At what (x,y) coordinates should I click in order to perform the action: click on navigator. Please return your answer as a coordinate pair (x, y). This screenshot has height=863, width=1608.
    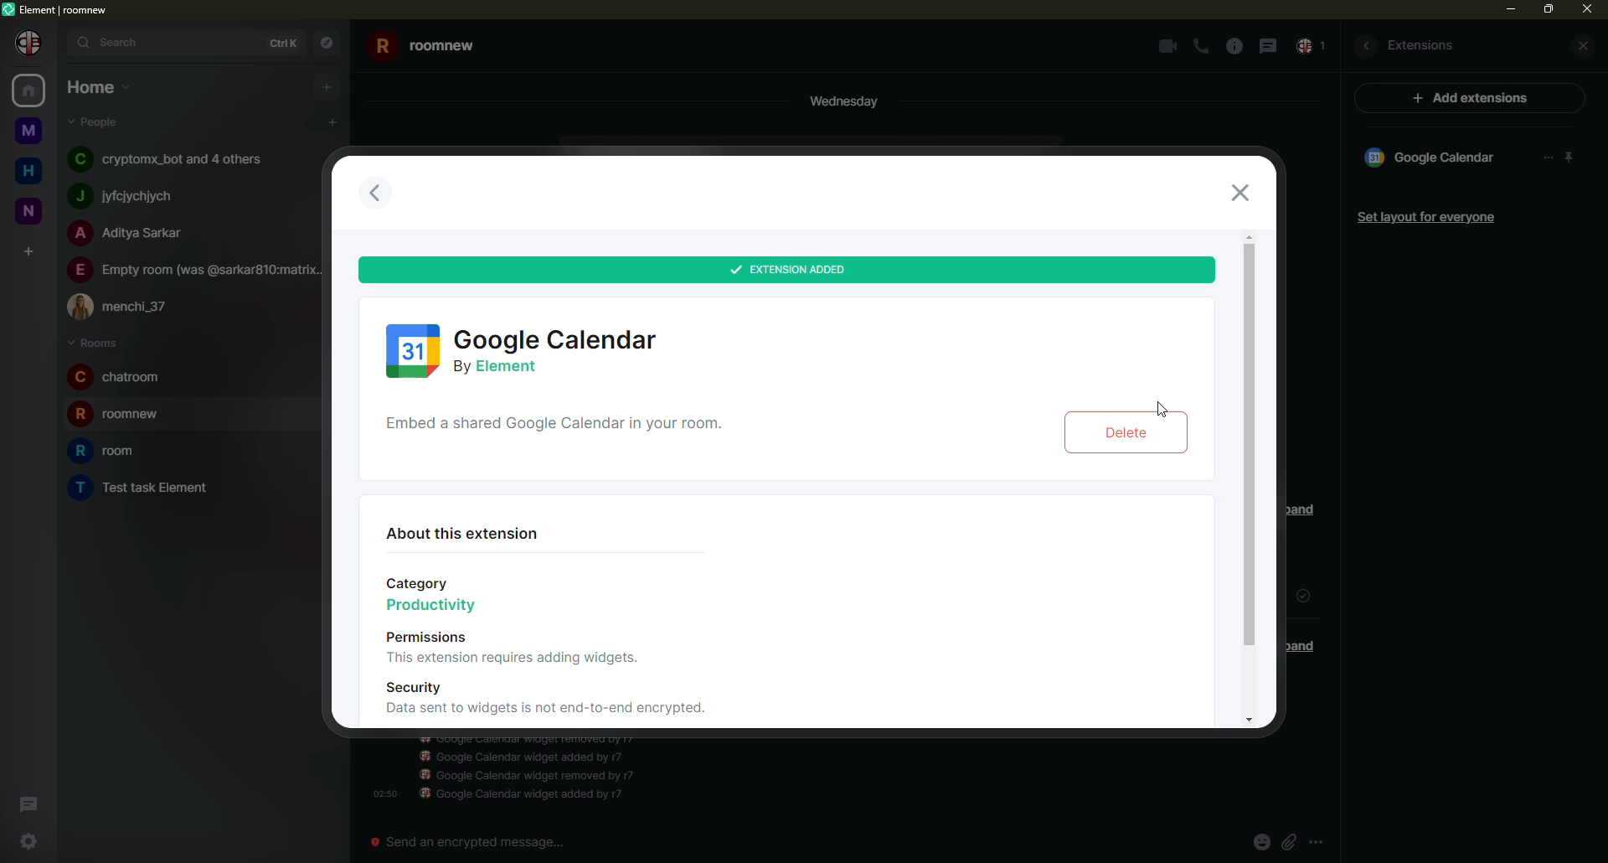
    Looking at the image, I should click on (327, 41).